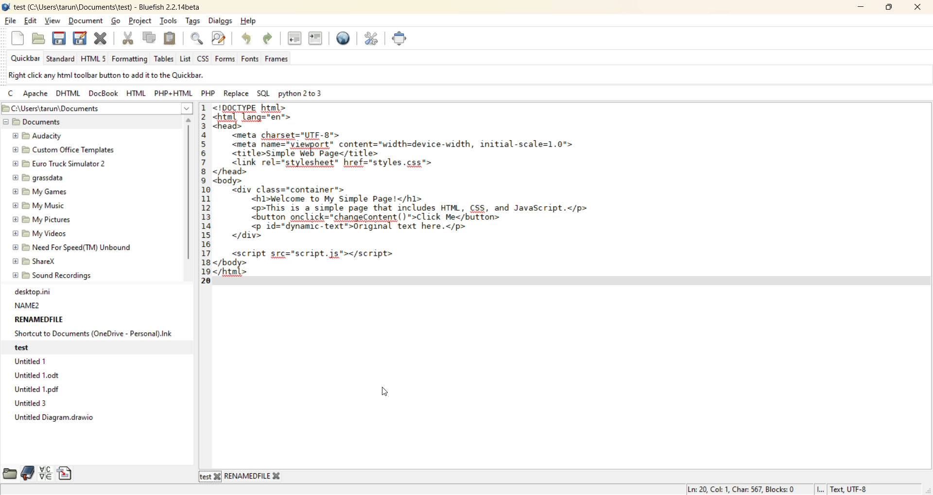  Describe the element at coordinates (270, 38) in the screenshot. I see `redo` at that location.